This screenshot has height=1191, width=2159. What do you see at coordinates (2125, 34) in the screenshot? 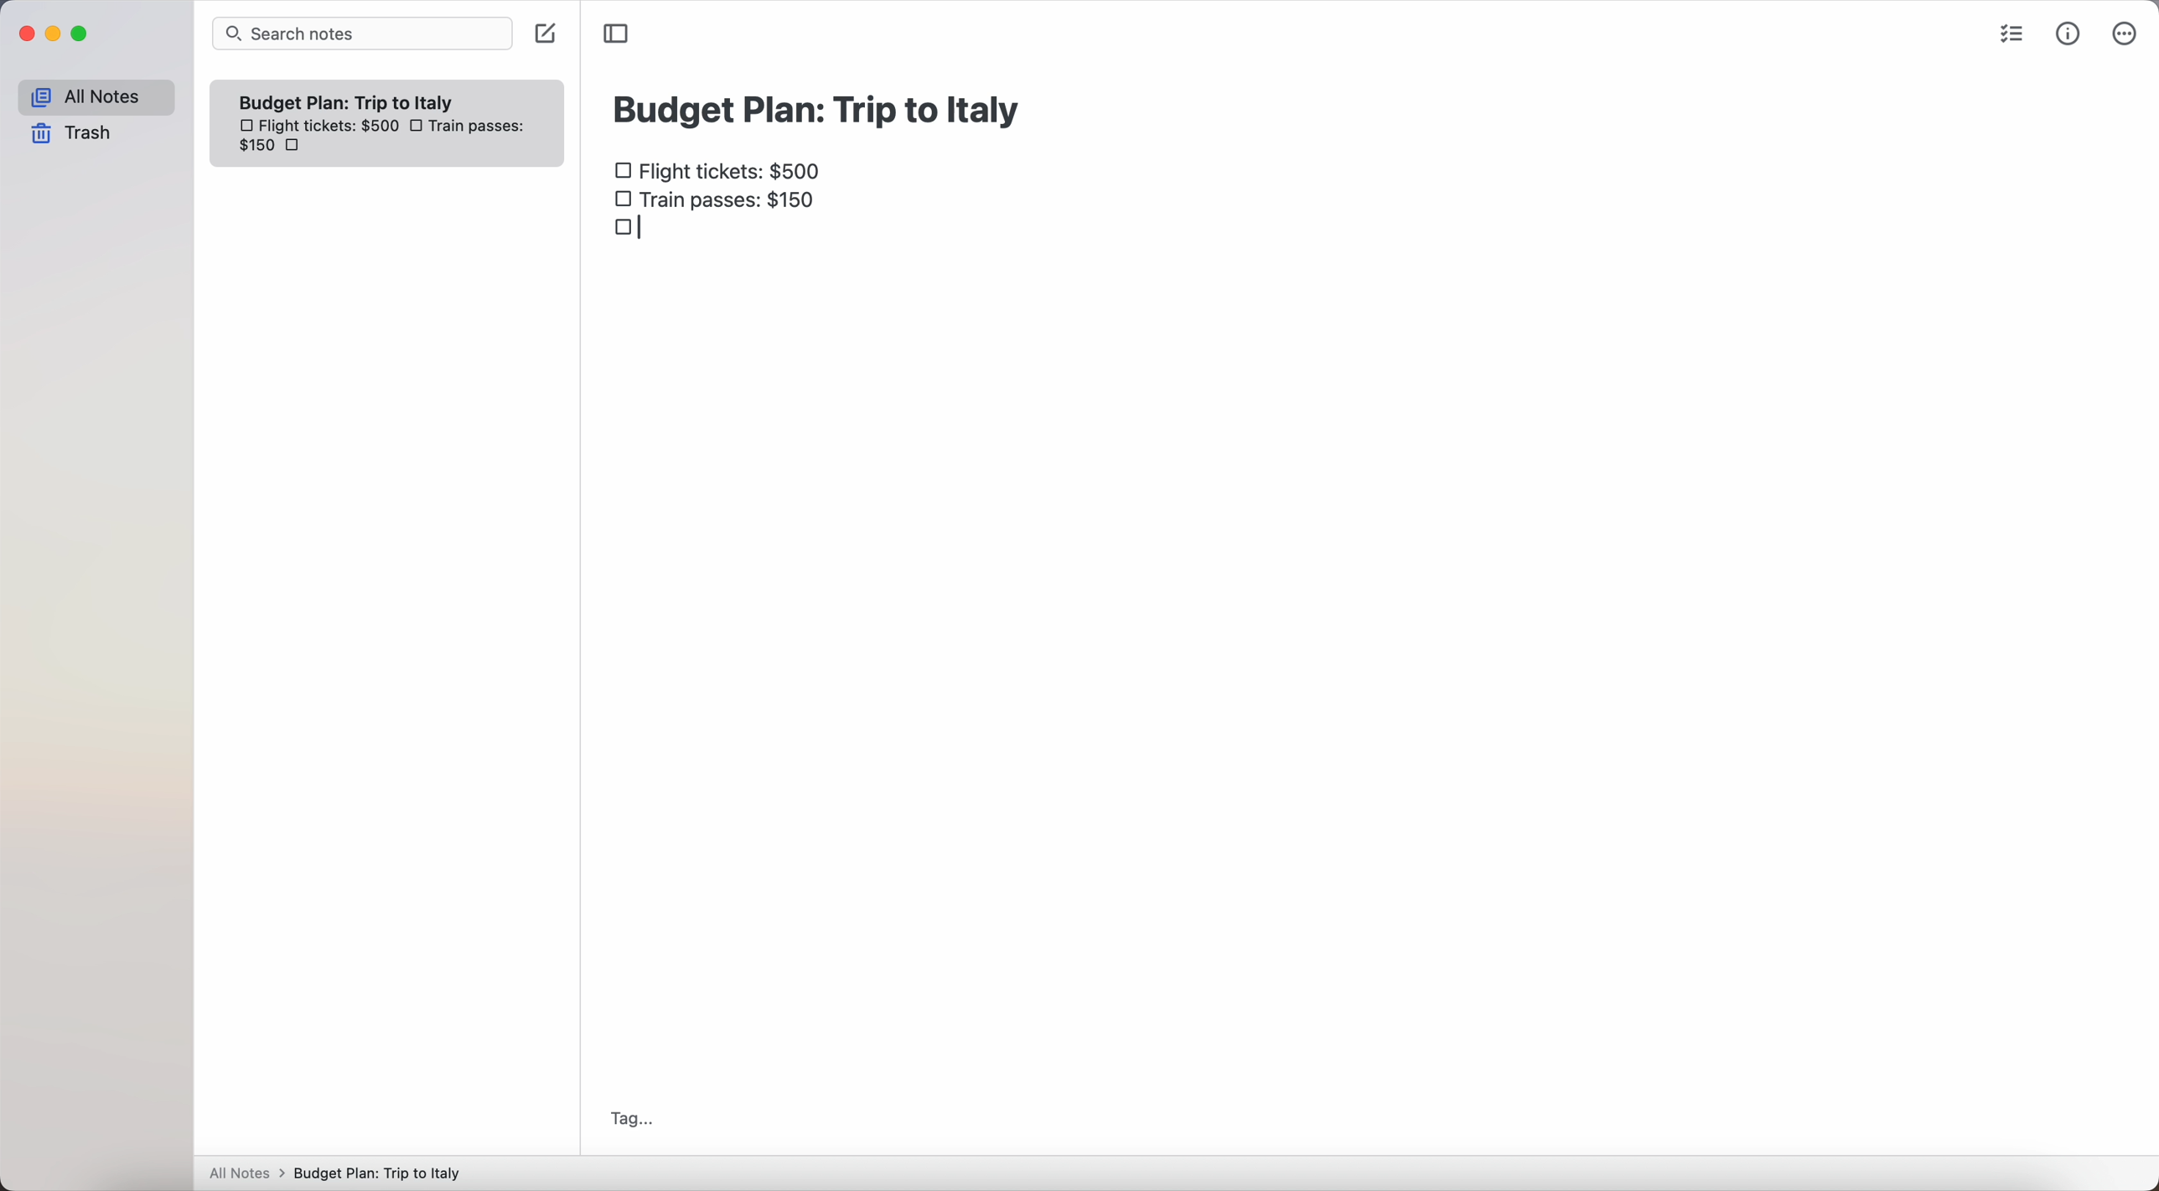
I see `more options` at bounding box center [2125, 34].